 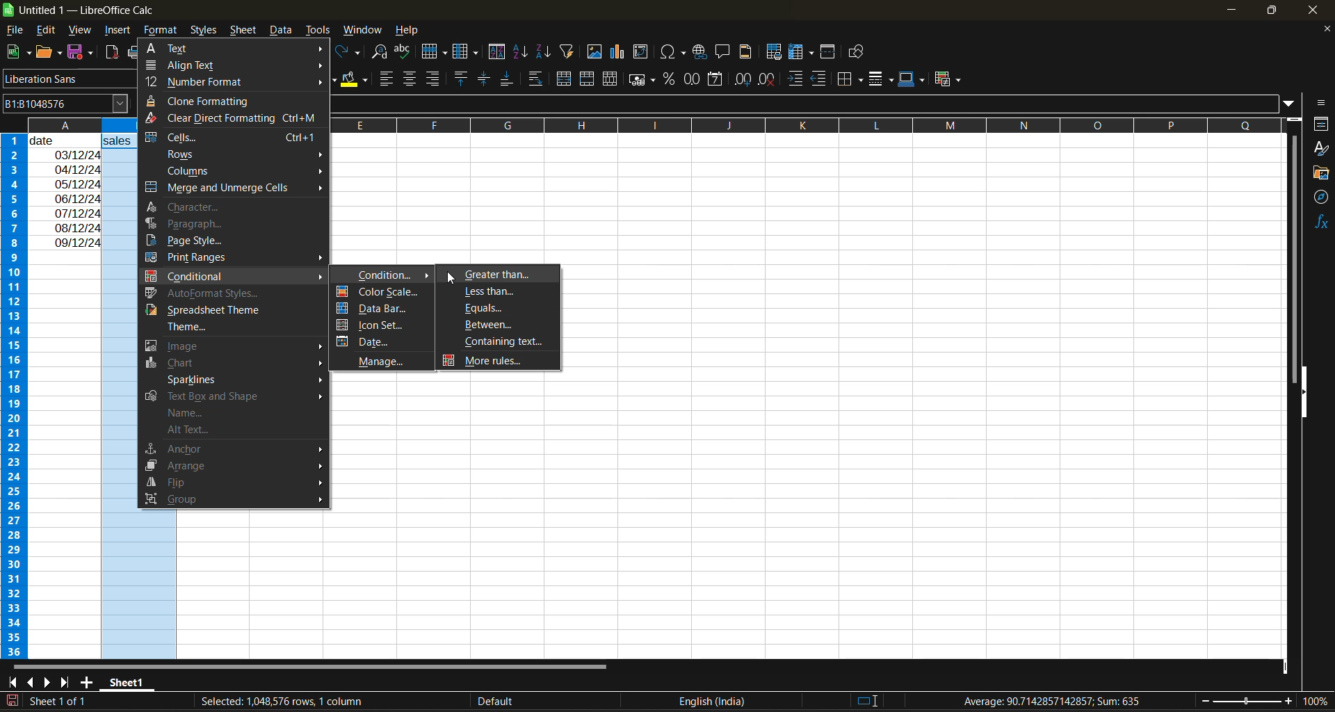 I want to click on conditional, so click(x=230, y=274).